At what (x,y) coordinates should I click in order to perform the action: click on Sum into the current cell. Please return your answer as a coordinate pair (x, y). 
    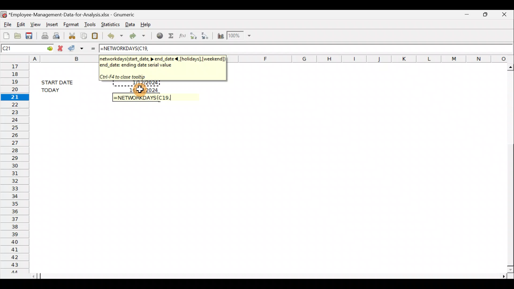
    Looking at the image, I should click on (171, 36).